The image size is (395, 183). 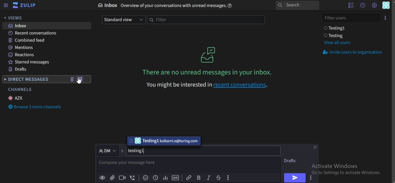 What do you see at coordinates (205, 20) in the screenshot?
I see `filter` at bounding box center [205, 20].